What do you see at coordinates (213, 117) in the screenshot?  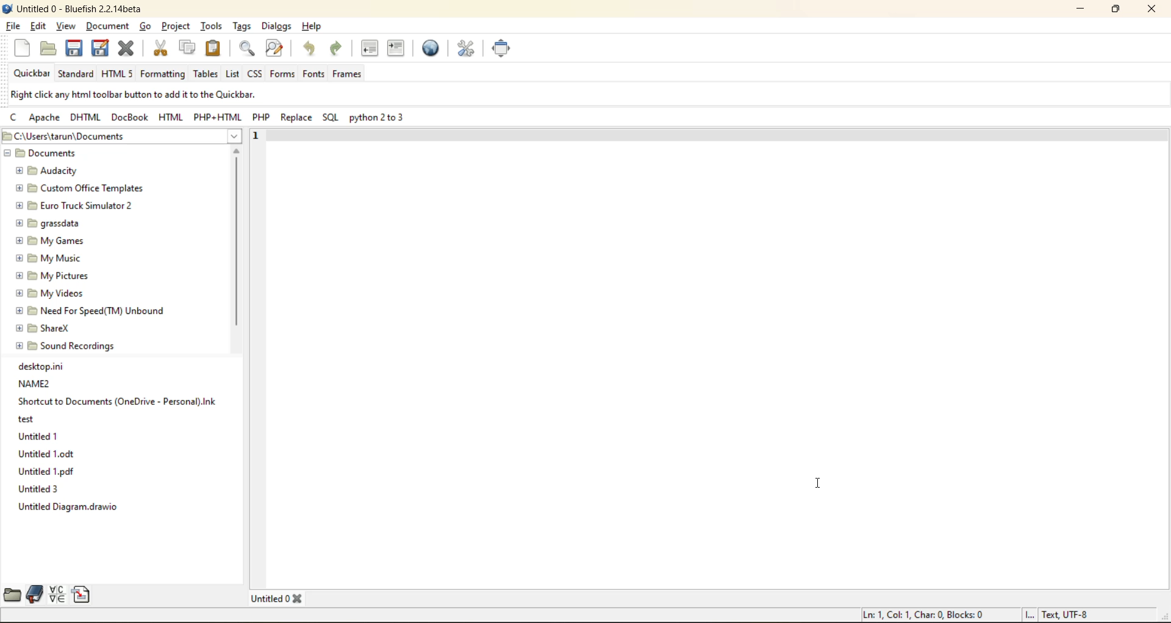 I see `php html` at bounding box center [213, 117].